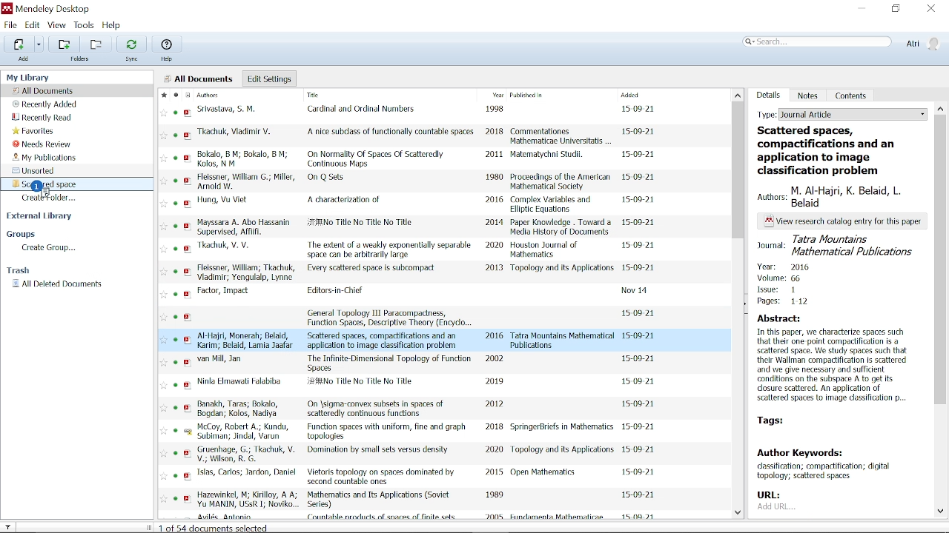  What do you see at coordinates (835, 361) in the screenshot?
I see `abstract` at bounding box center [835, 361].